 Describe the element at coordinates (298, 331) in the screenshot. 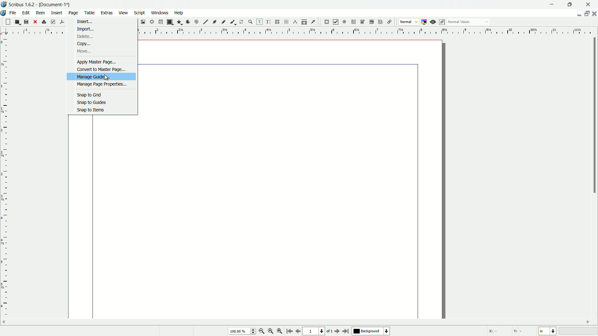

I see `previous page` at that location.